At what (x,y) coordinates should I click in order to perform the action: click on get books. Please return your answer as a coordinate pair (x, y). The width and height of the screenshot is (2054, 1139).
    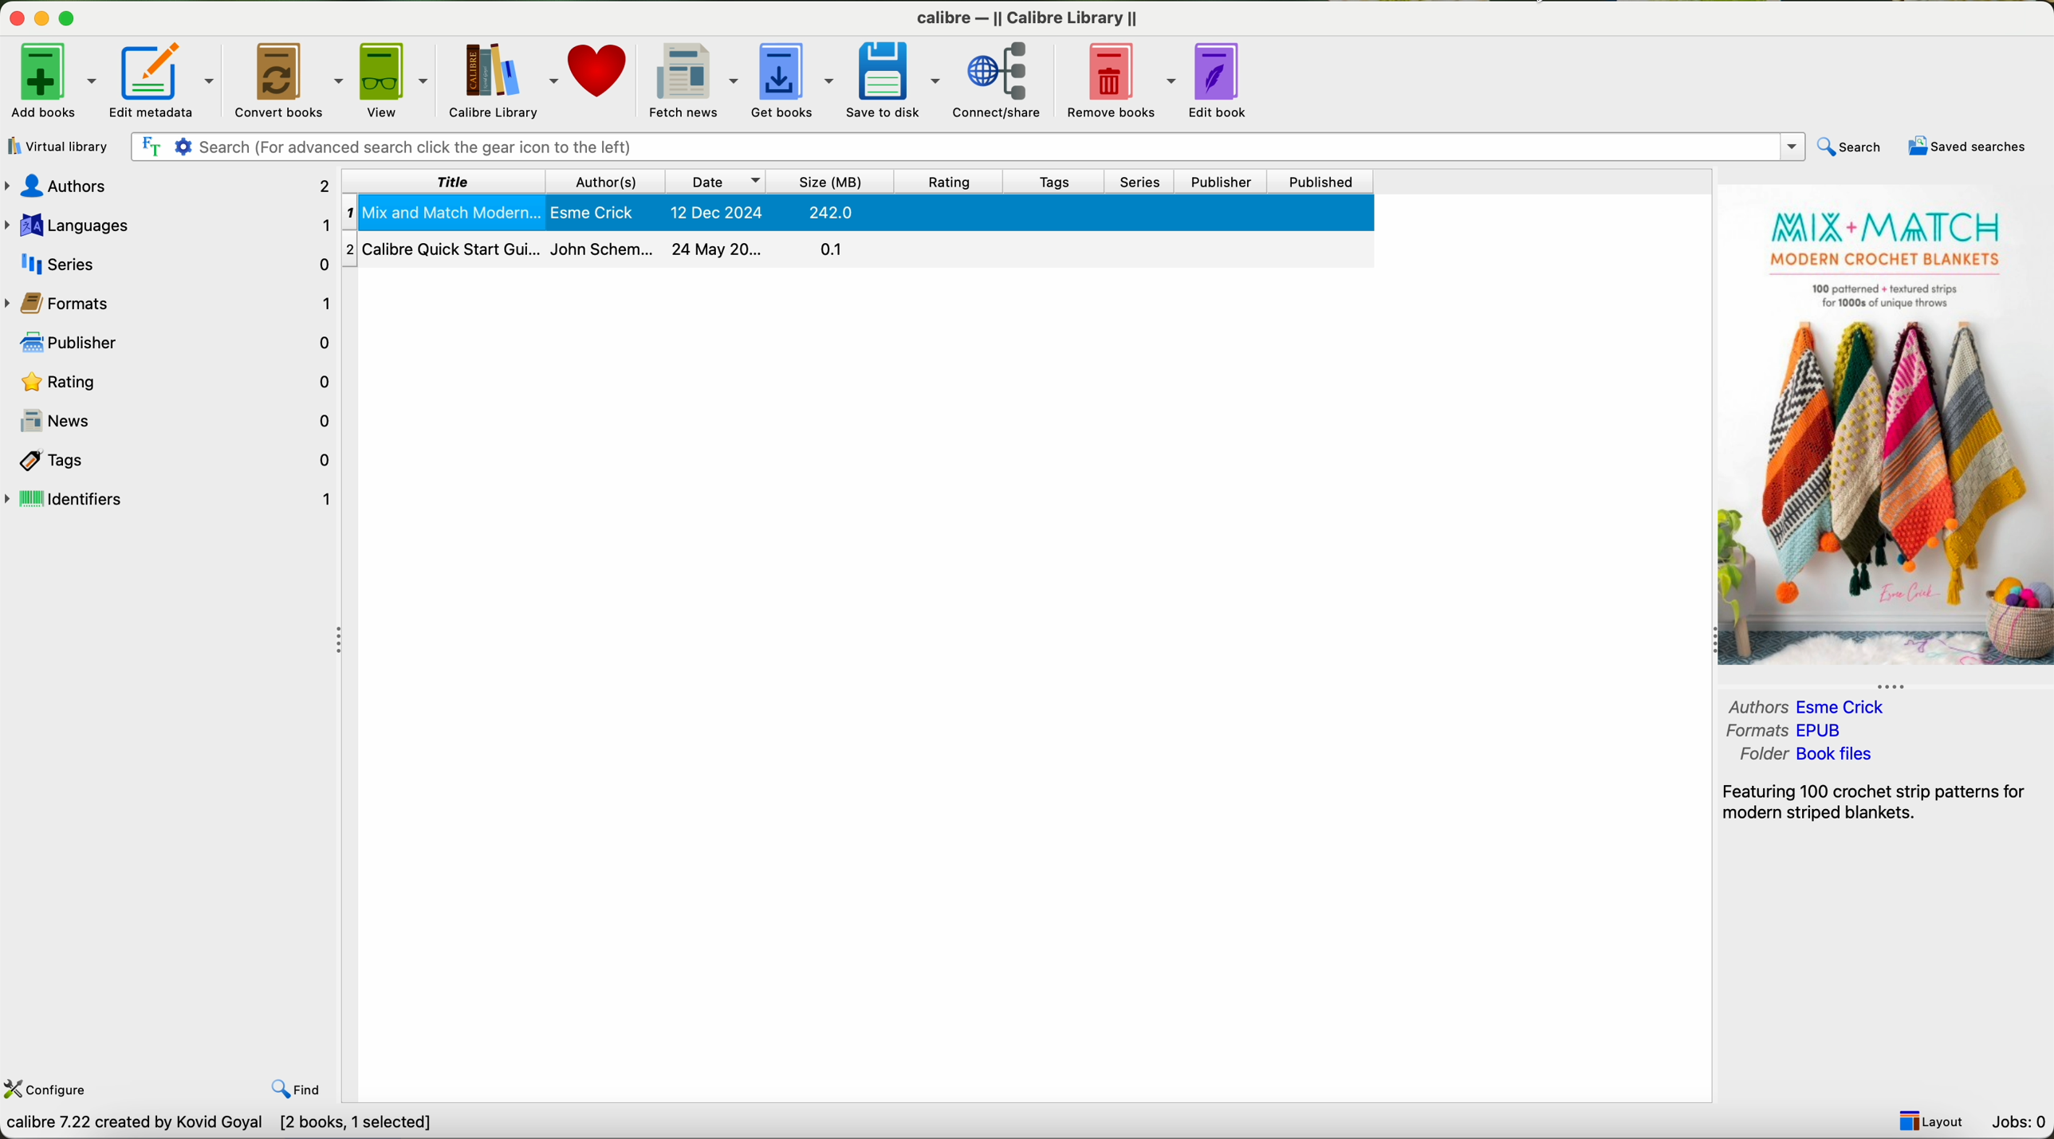
    Looking at the image, I should click on (793, 78).